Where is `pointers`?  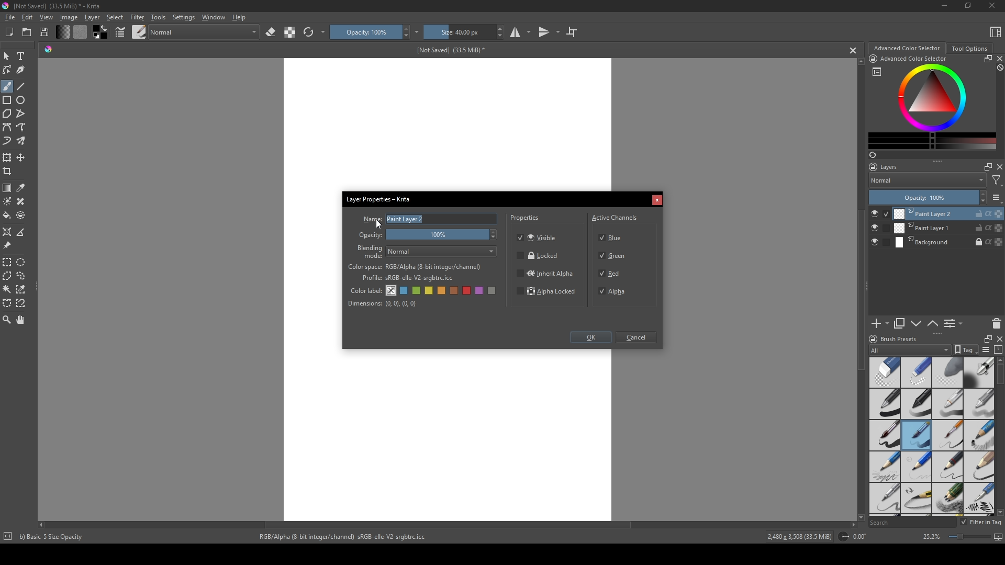
pointers is located at coordinates (120, 32).